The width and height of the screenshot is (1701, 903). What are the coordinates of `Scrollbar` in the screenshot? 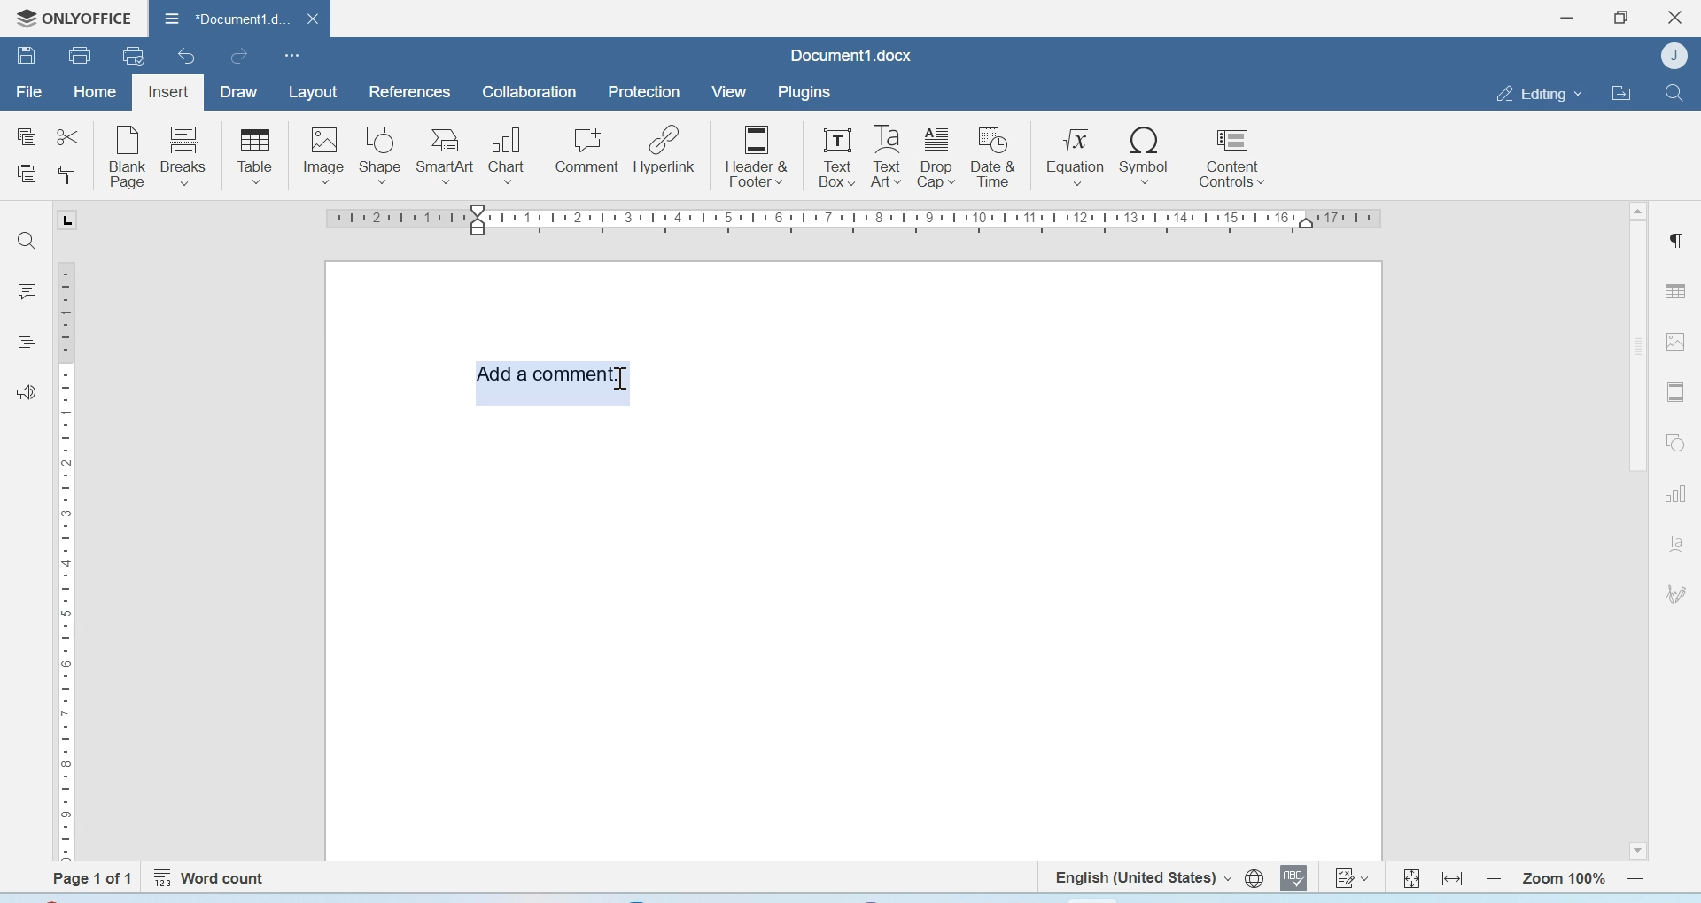 It's located at (1637, 529).